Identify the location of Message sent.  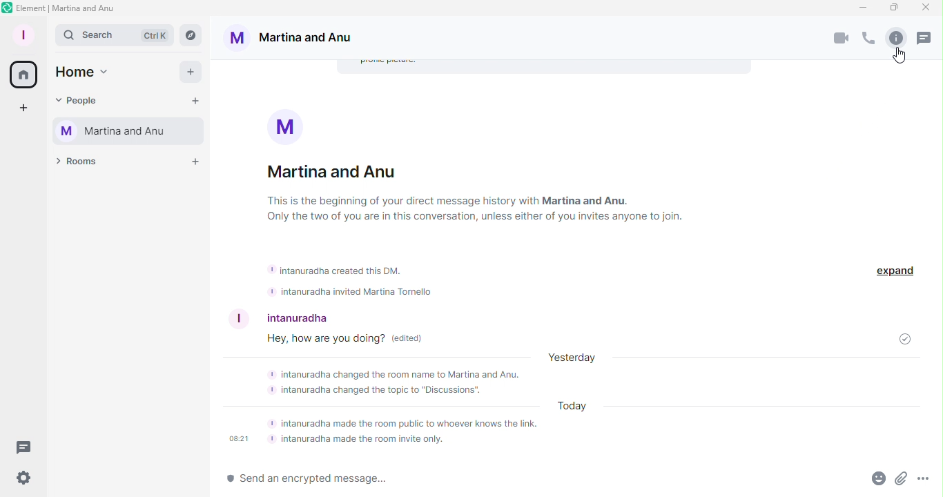
(897, 336).